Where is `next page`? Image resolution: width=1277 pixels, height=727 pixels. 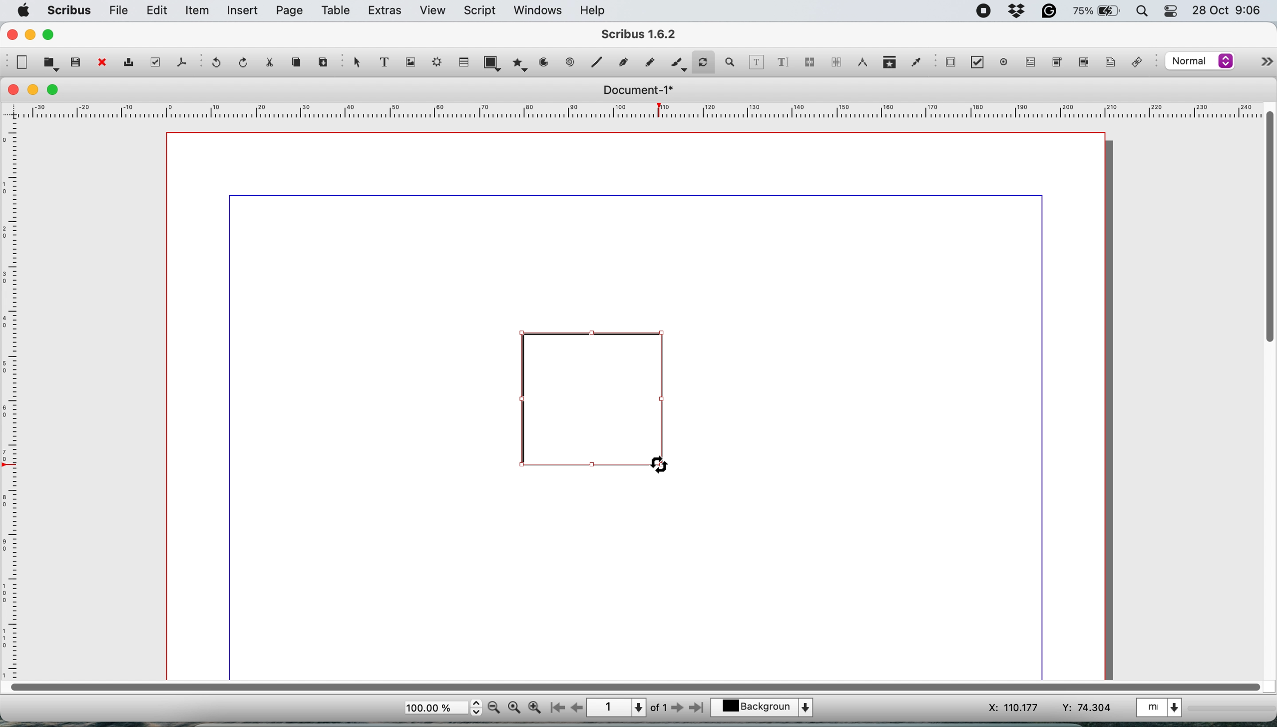 next page is located at coordinates (680, 709).